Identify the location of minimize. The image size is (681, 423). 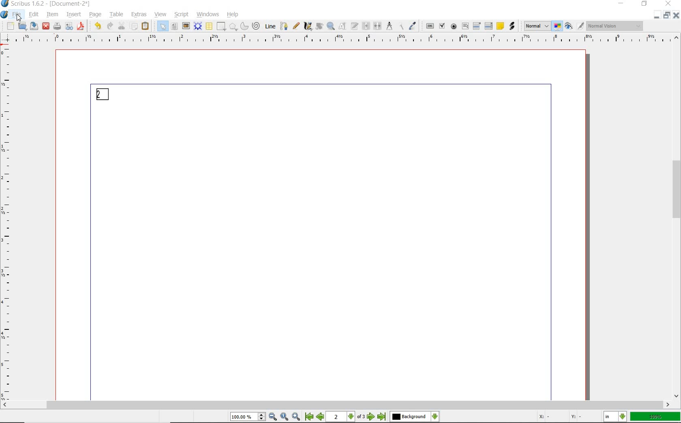
(620, 4).